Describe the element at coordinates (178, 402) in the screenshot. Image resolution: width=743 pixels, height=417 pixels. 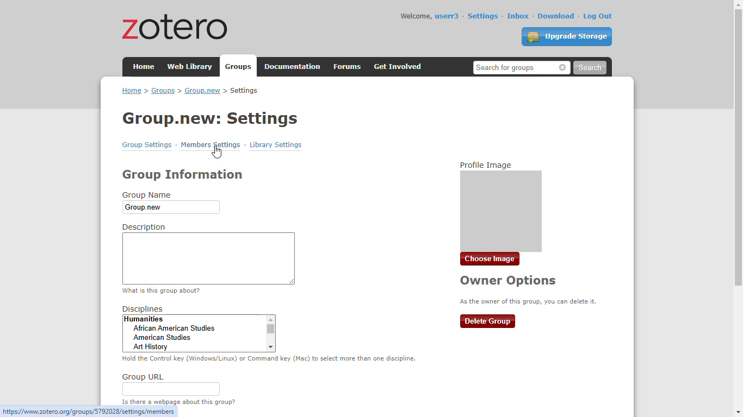
I see `is there a webpage about this group?` at that location.